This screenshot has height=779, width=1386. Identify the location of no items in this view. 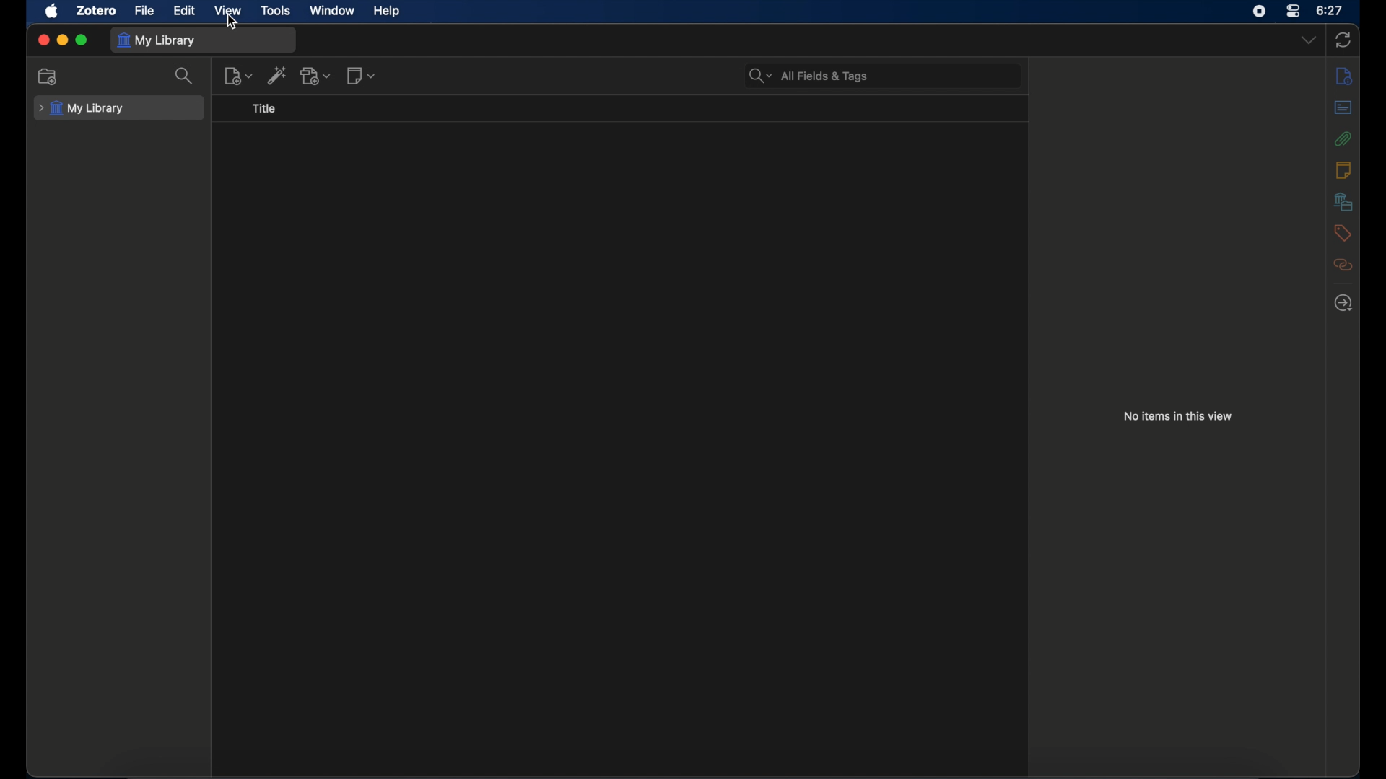
(1181, 415).